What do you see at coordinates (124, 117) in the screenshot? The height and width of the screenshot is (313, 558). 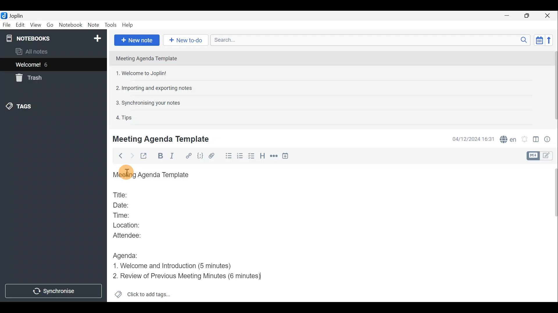 I see `4. Tips` at bounding box center [124, 117].